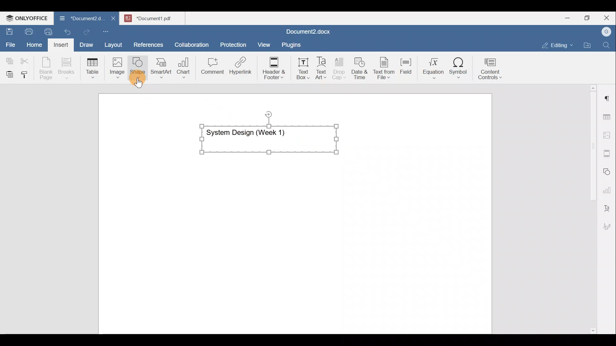 This screenshot has height=346, width=616. What do you see at coordinates (567, 17) in the screenshot?
I see `Minimize` at bounding box center [567, 17].